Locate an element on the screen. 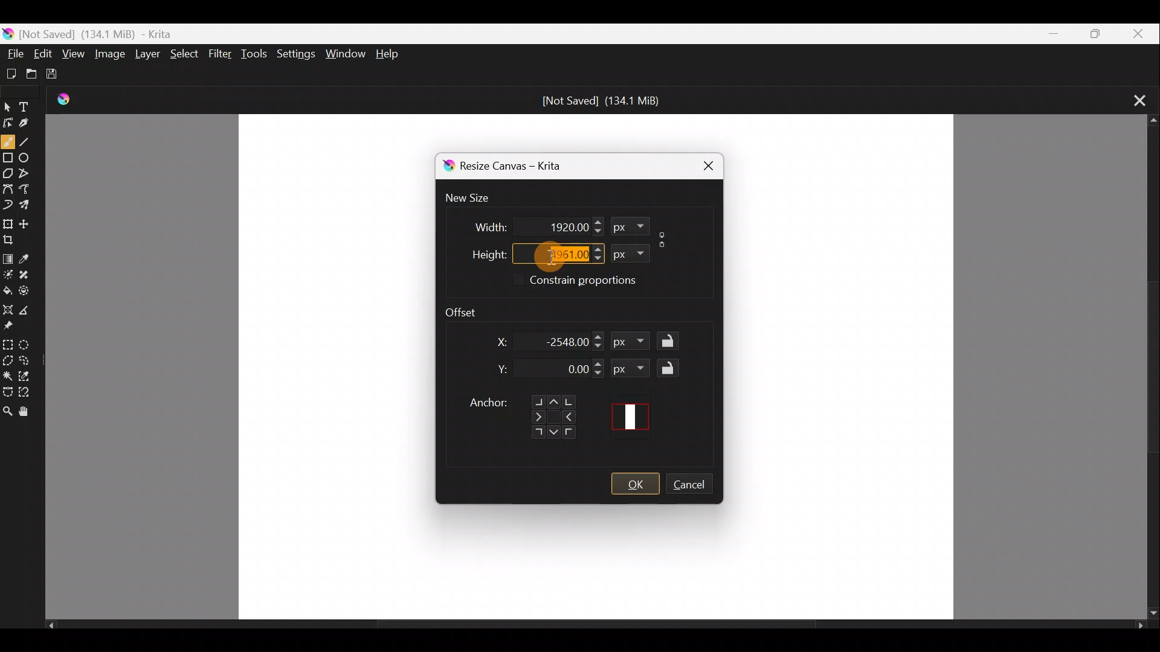 This screenshot has width=1160, height=652. Text tool is located at coordinates (31, 103).